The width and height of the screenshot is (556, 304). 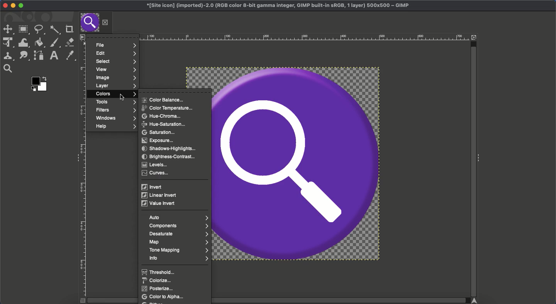 What do you see at coordinates (164, 116) in the screenshot?
I see `Hue chroma` at bounding box center [164, 116].